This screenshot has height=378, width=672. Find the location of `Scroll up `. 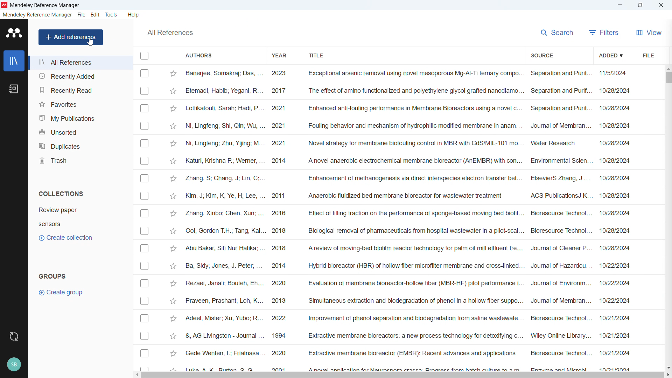

Scroll up  is located at coordinates (668, 68).